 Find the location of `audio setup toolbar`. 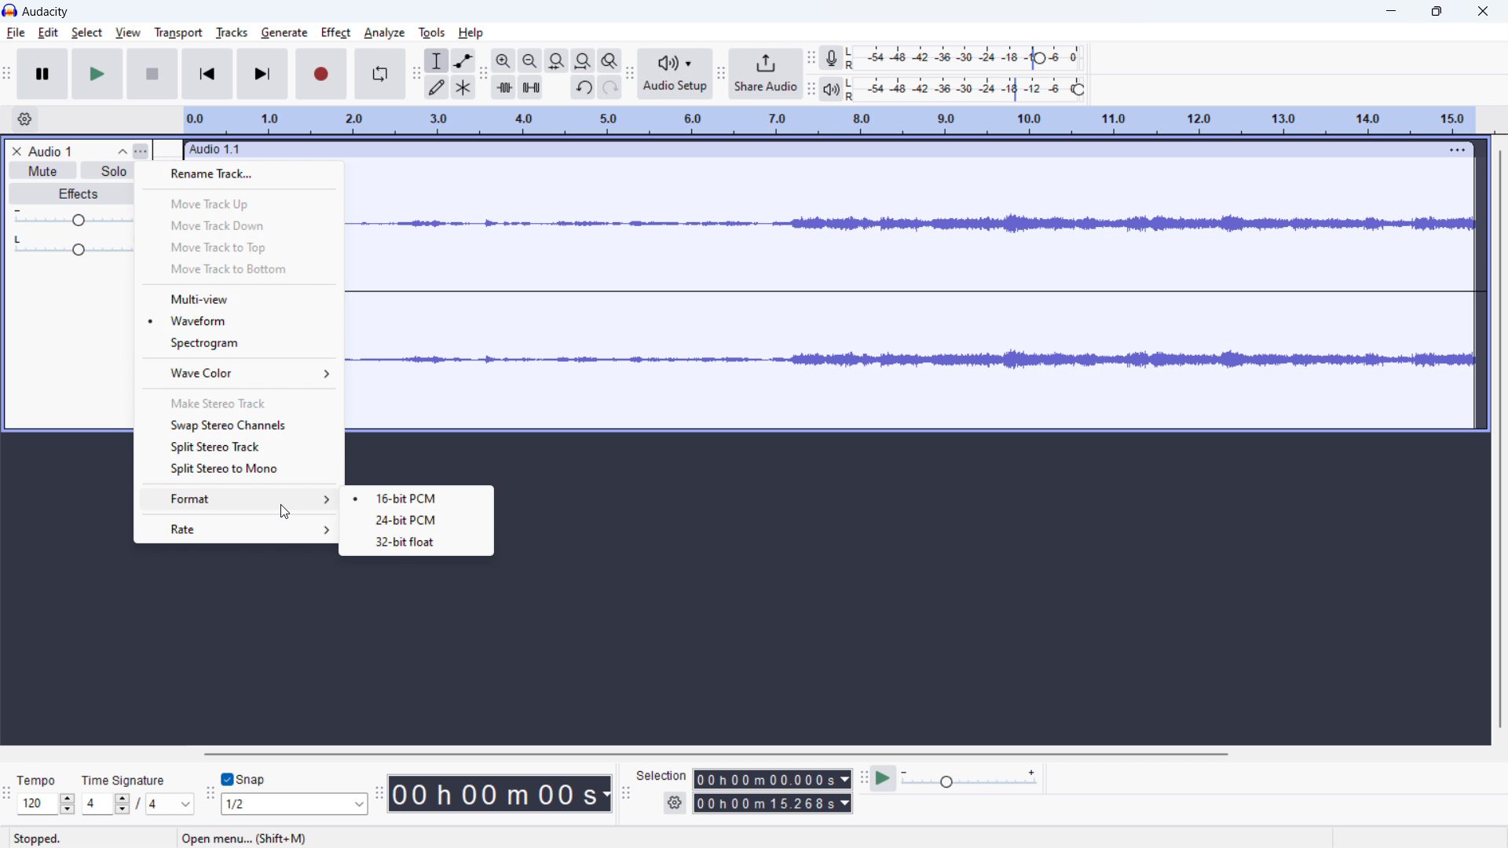

audio setup toolbar is located at coordinates (629, 75).